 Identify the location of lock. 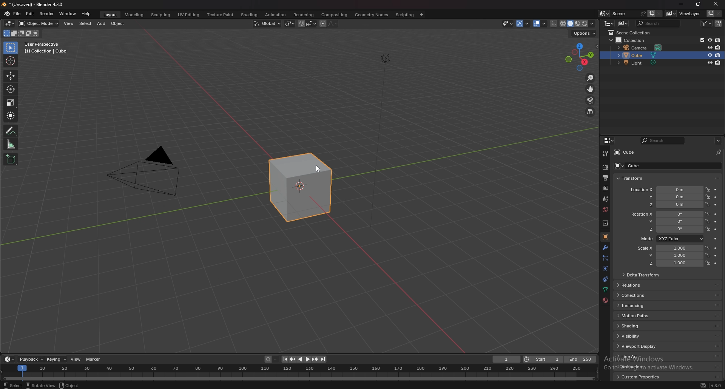
(708, 255).